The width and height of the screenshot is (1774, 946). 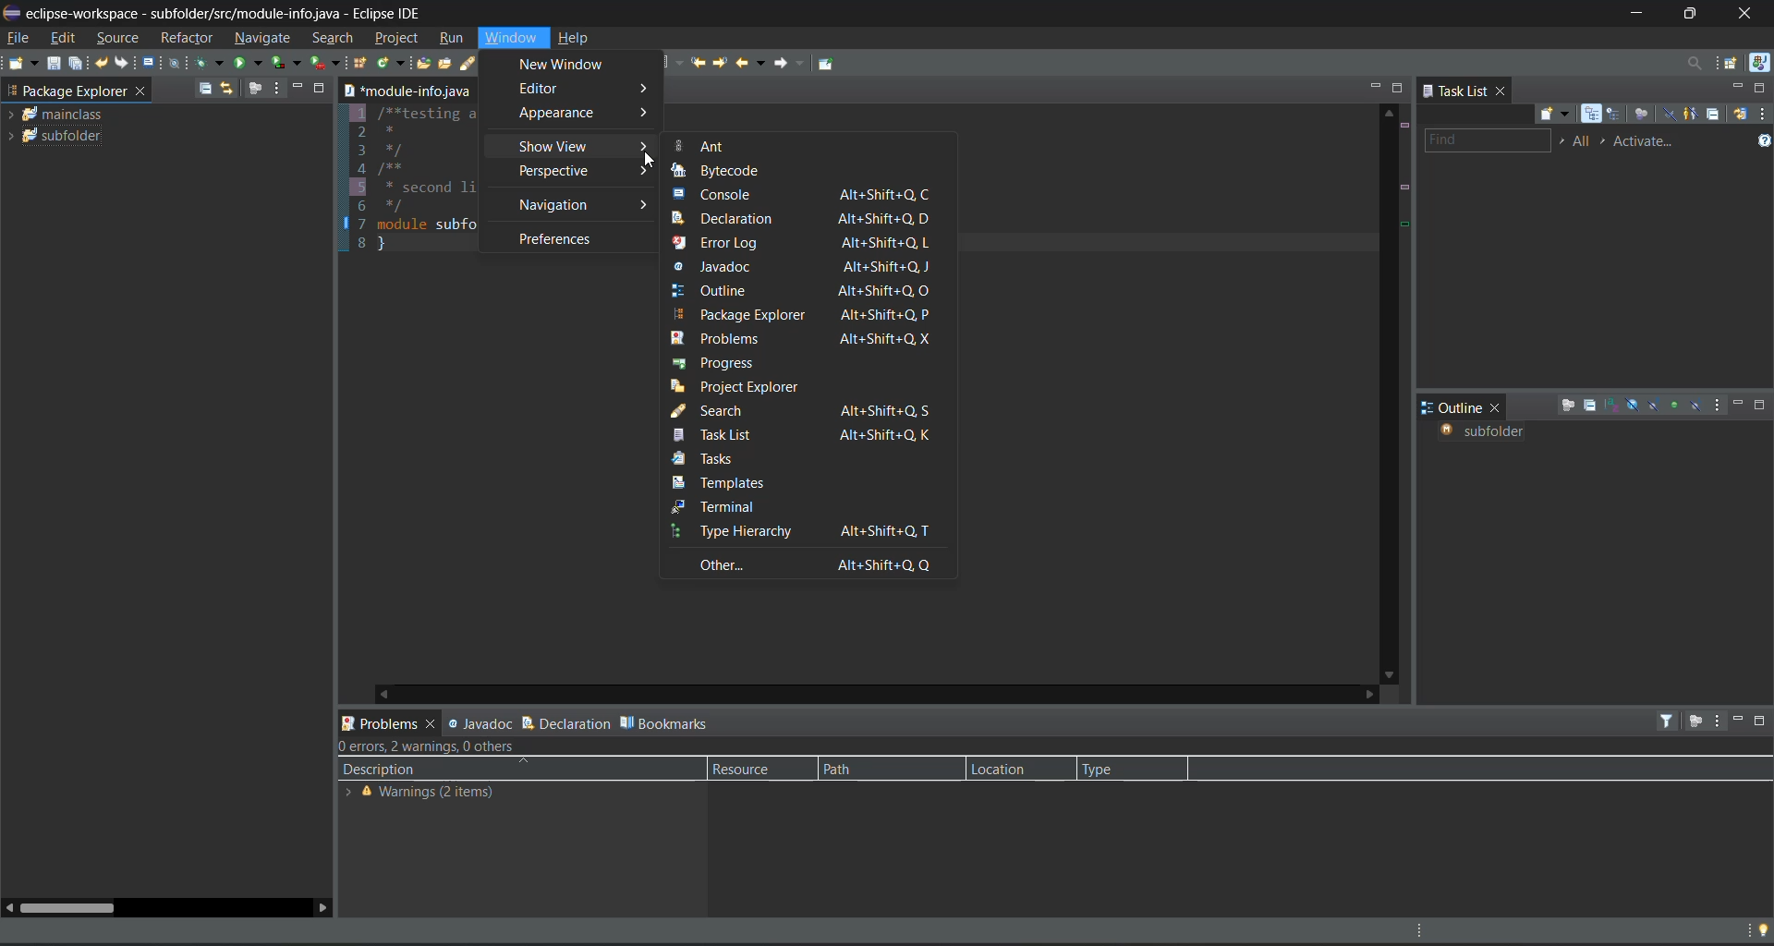 I want to click on window, so click(x=513, y=38).